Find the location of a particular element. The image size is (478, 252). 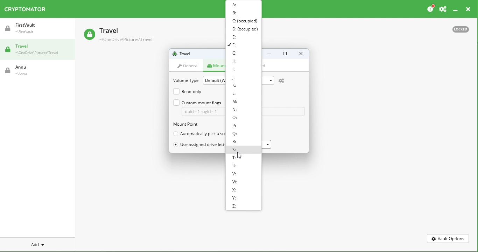

Vault name is located at coordinates (185, 54).